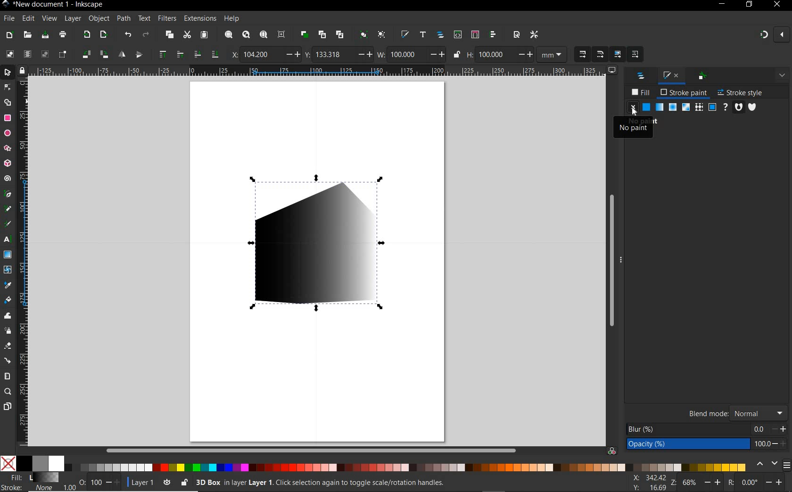 The height and width of the screenshot is (492, 792). I want to click on RAISE SELECTION, so click(161, 53).